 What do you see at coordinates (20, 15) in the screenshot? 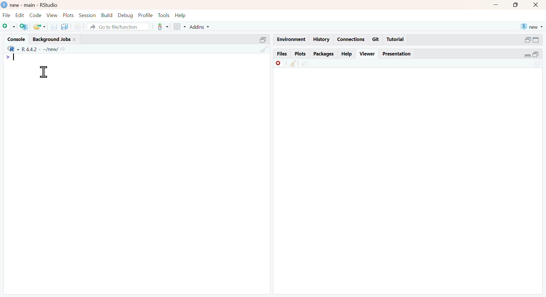
I see `edit` at bounding box center [20, 15].